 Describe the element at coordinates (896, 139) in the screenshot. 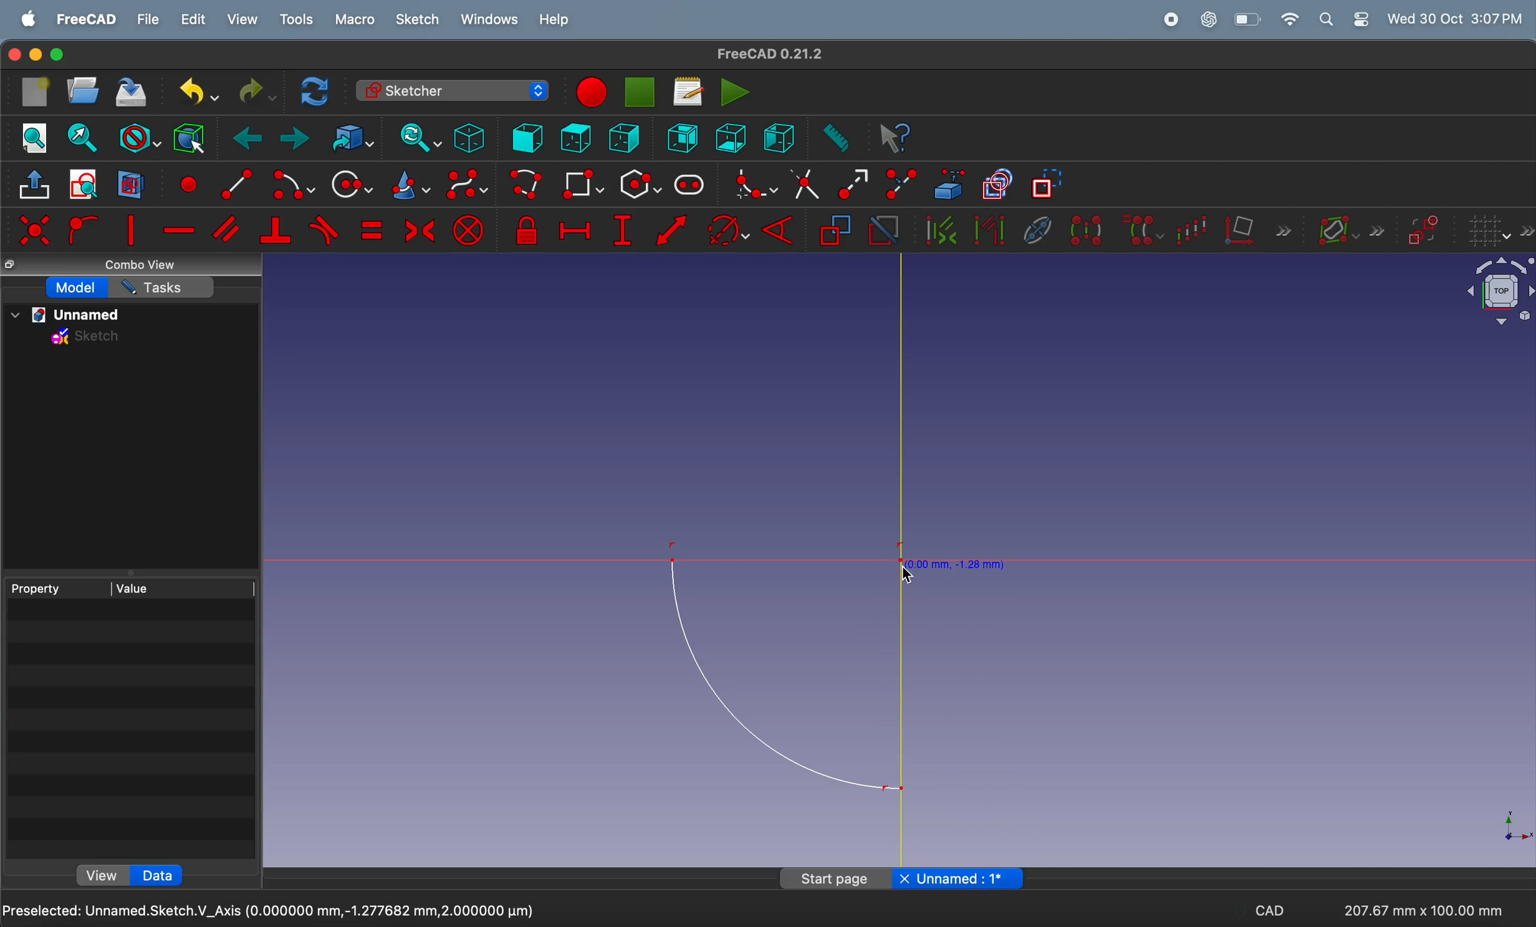

I see `whats this?` at that location.